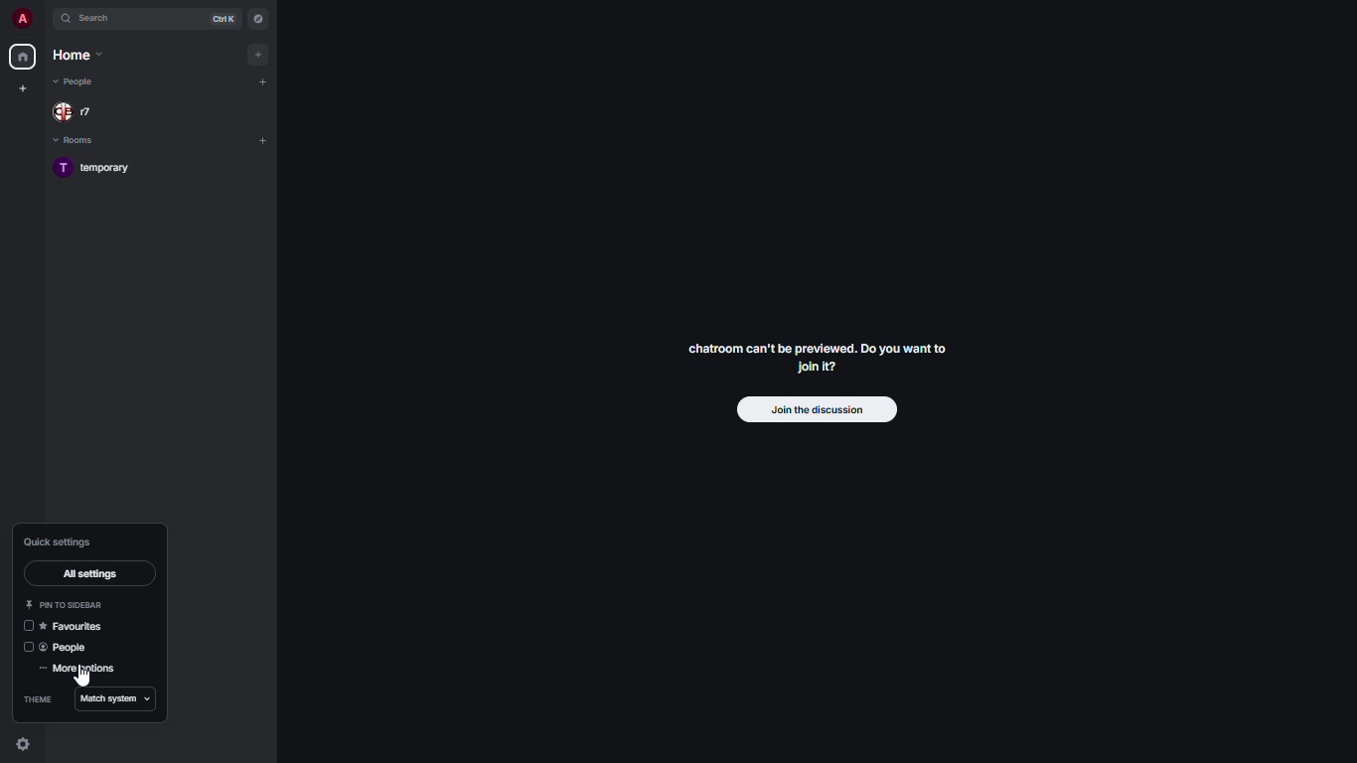 This screenshot has height=763, width=1357. I want to click on quick settings, so click(56, 540).